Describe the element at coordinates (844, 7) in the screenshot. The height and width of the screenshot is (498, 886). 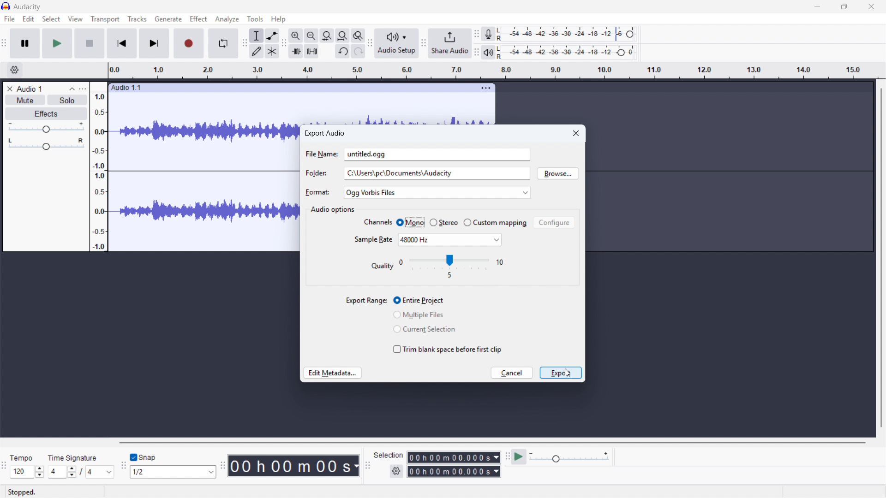
I see `maximise ` at that location.